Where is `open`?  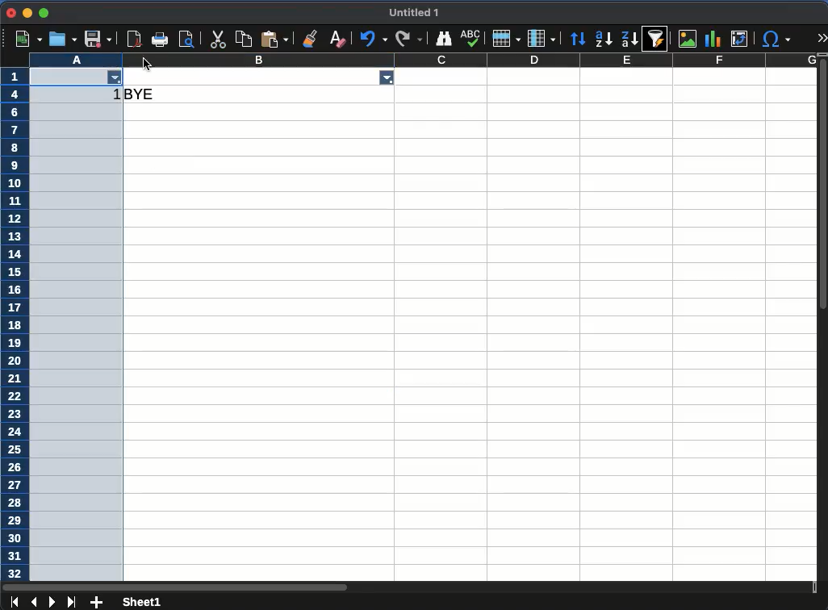 open is located at coordinates (63, 40).